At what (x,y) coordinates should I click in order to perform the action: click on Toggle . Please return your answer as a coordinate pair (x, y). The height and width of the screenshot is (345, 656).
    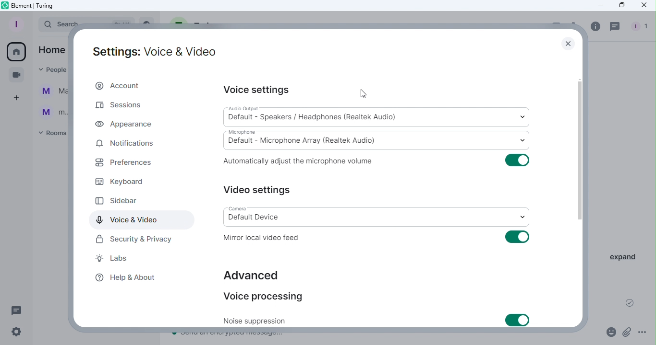
    Looking at the image, I should click on (519, 238).